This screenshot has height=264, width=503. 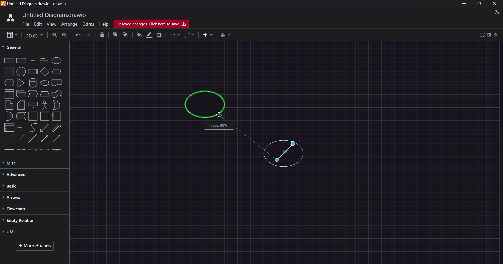 I want to click on Edit, so click(x=37, y=24).